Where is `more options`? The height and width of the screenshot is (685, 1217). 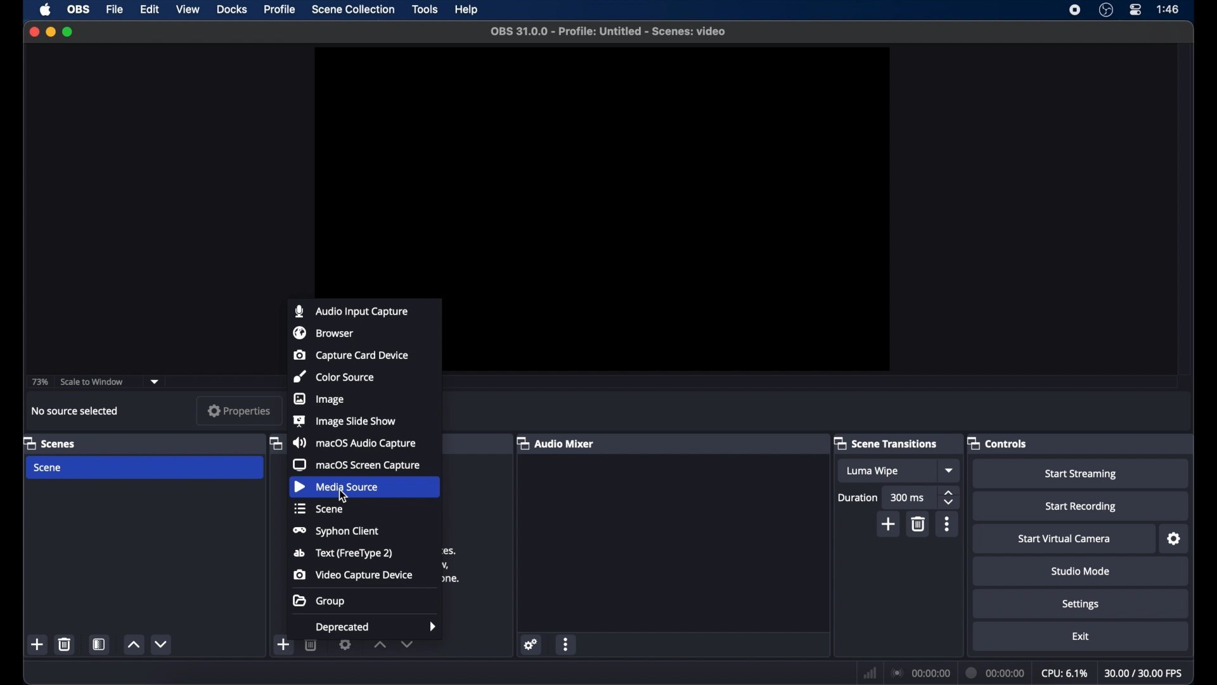 more options is located at coordinates (948, 524).